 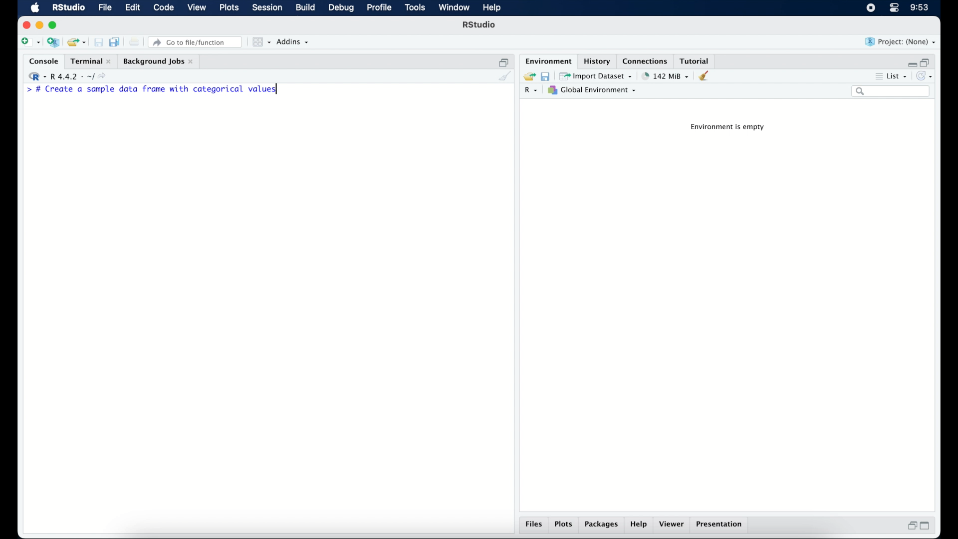 What do you see at coordinates (133, 8) in the screenshot?
I see `edit` at bounding box center [133, 8].